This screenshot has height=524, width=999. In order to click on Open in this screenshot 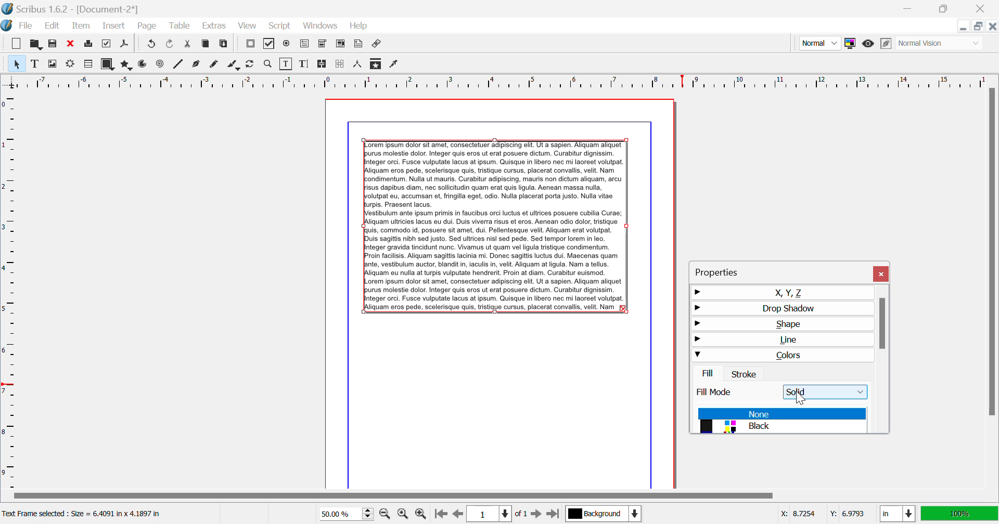, I will do `click(35, 43)`.